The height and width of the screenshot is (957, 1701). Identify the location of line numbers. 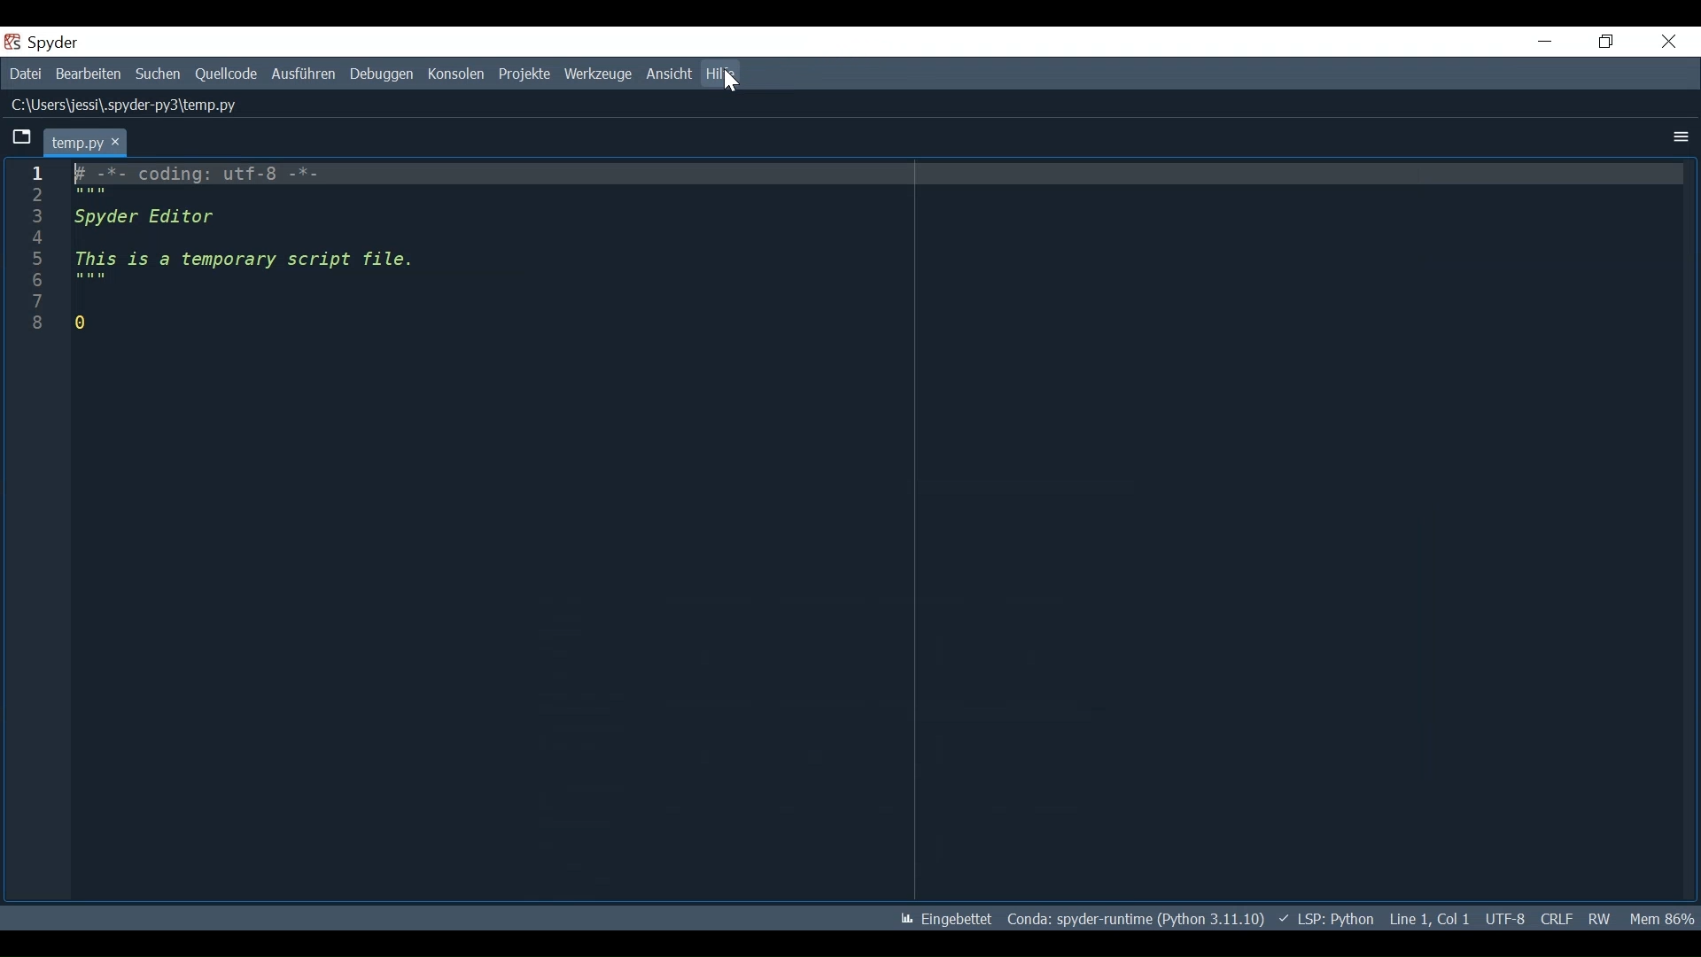
(35, 253).